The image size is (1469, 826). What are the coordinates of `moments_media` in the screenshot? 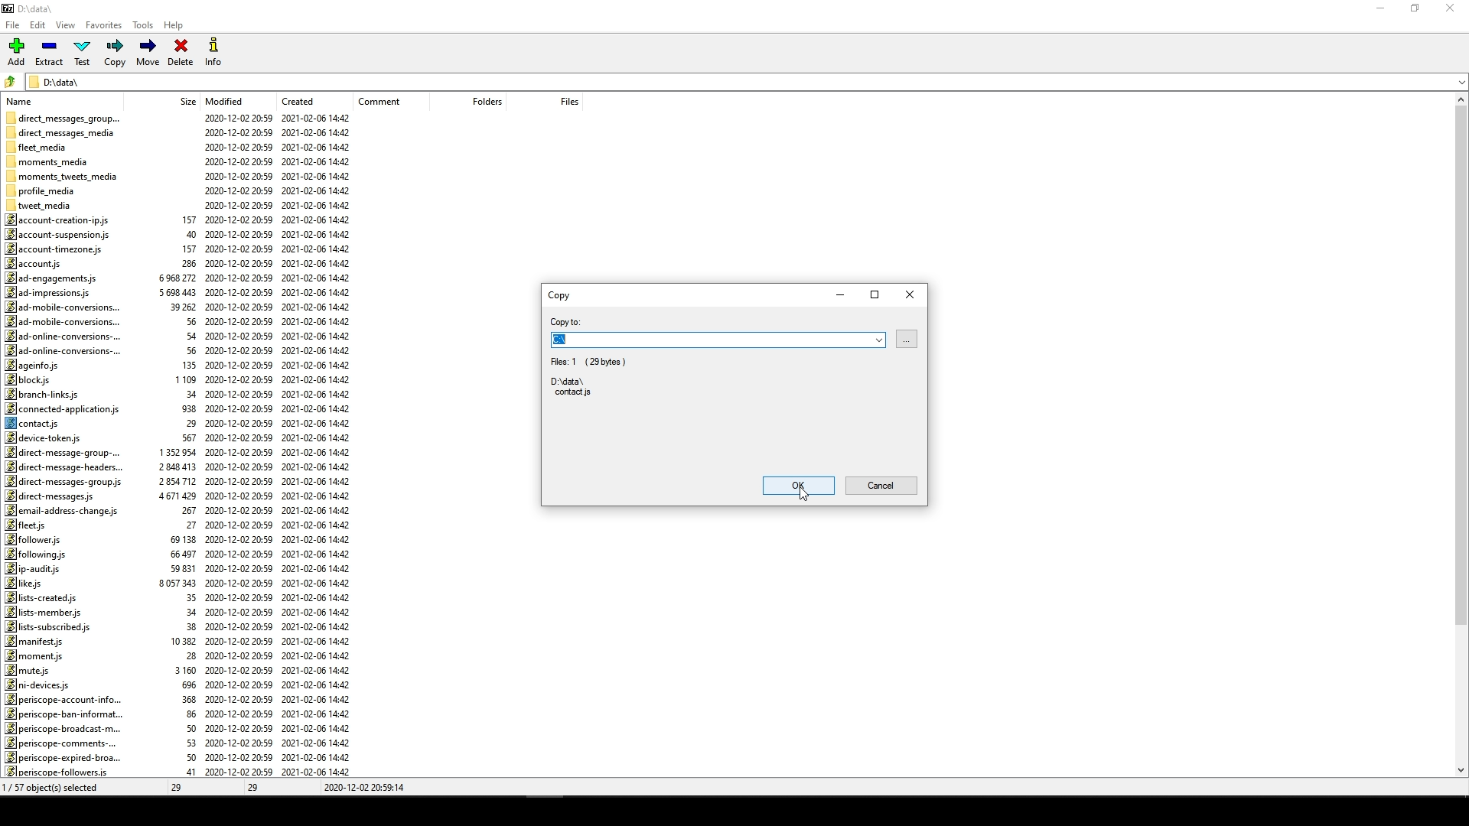 It's located at (52, 159).